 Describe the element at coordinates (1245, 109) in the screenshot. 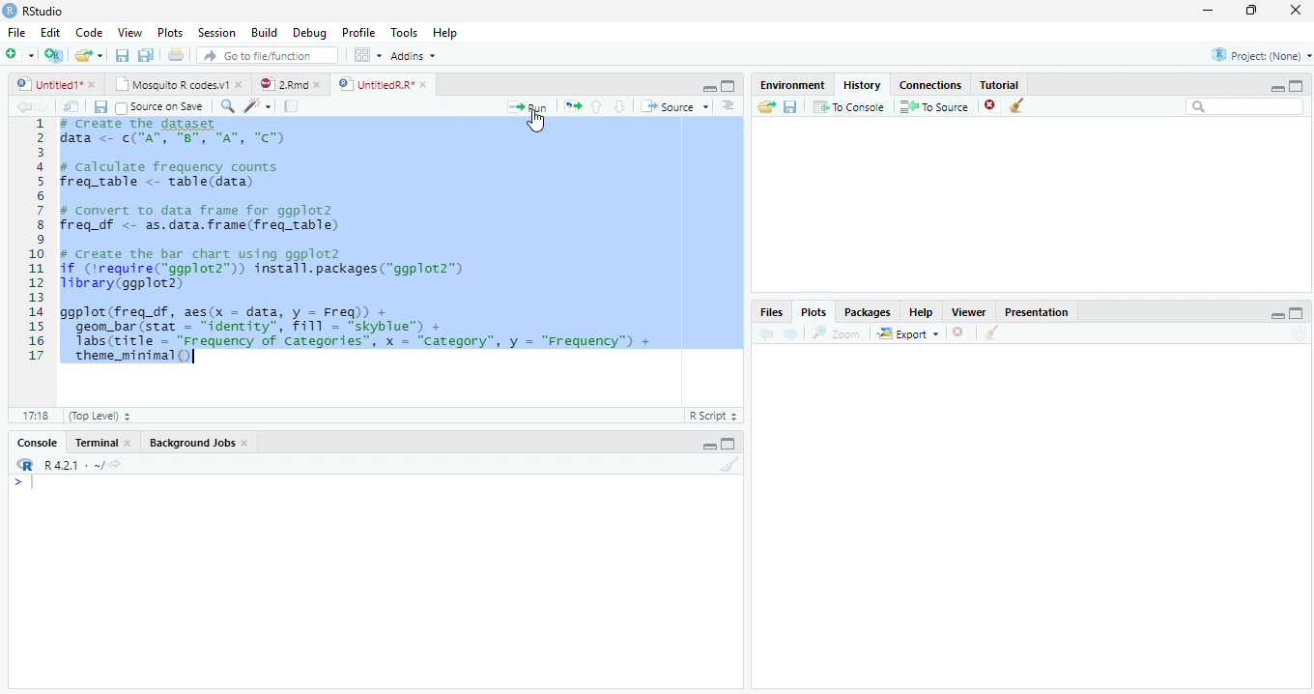

I see `Search` at that location.